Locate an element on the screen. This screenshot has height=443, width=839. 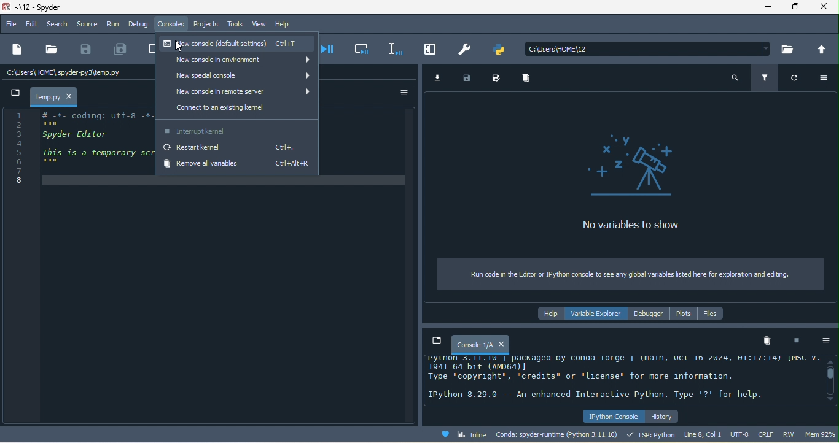
search is located at coordinates (57, 23).